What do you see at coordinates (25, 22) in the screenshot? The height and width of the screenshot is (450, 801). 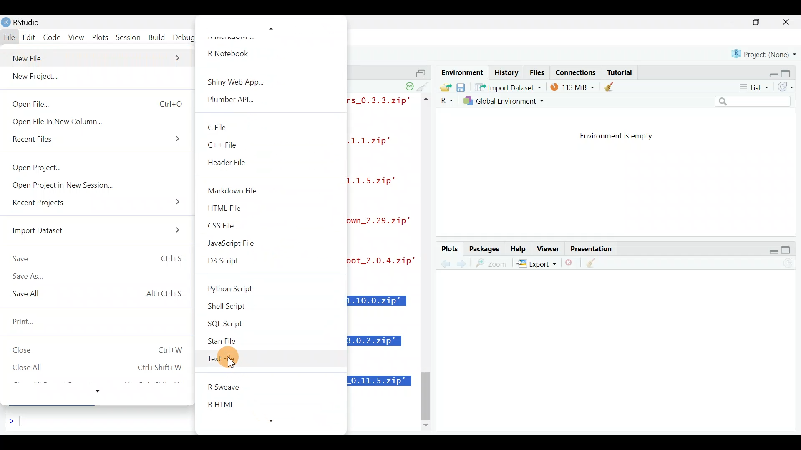 I see `RStudio` at bounding box center [25, 22].